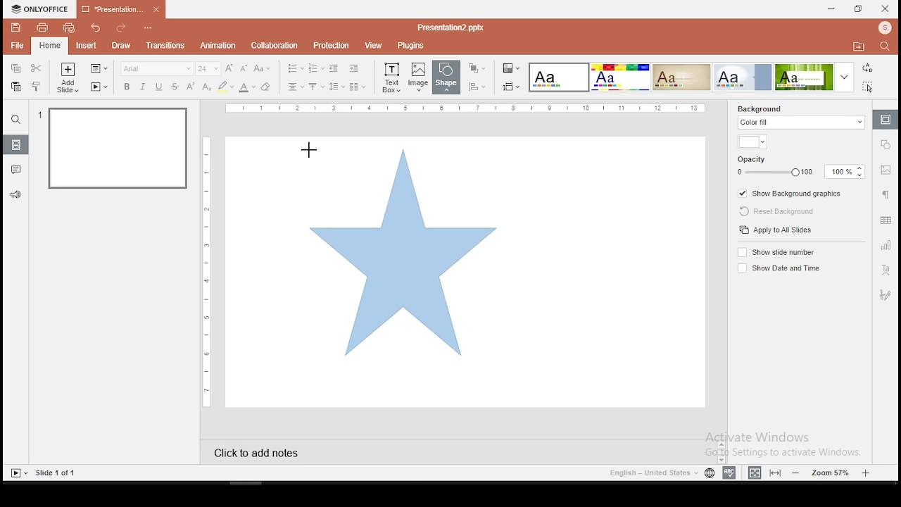  I want to click on bullets, so click(295, 68).